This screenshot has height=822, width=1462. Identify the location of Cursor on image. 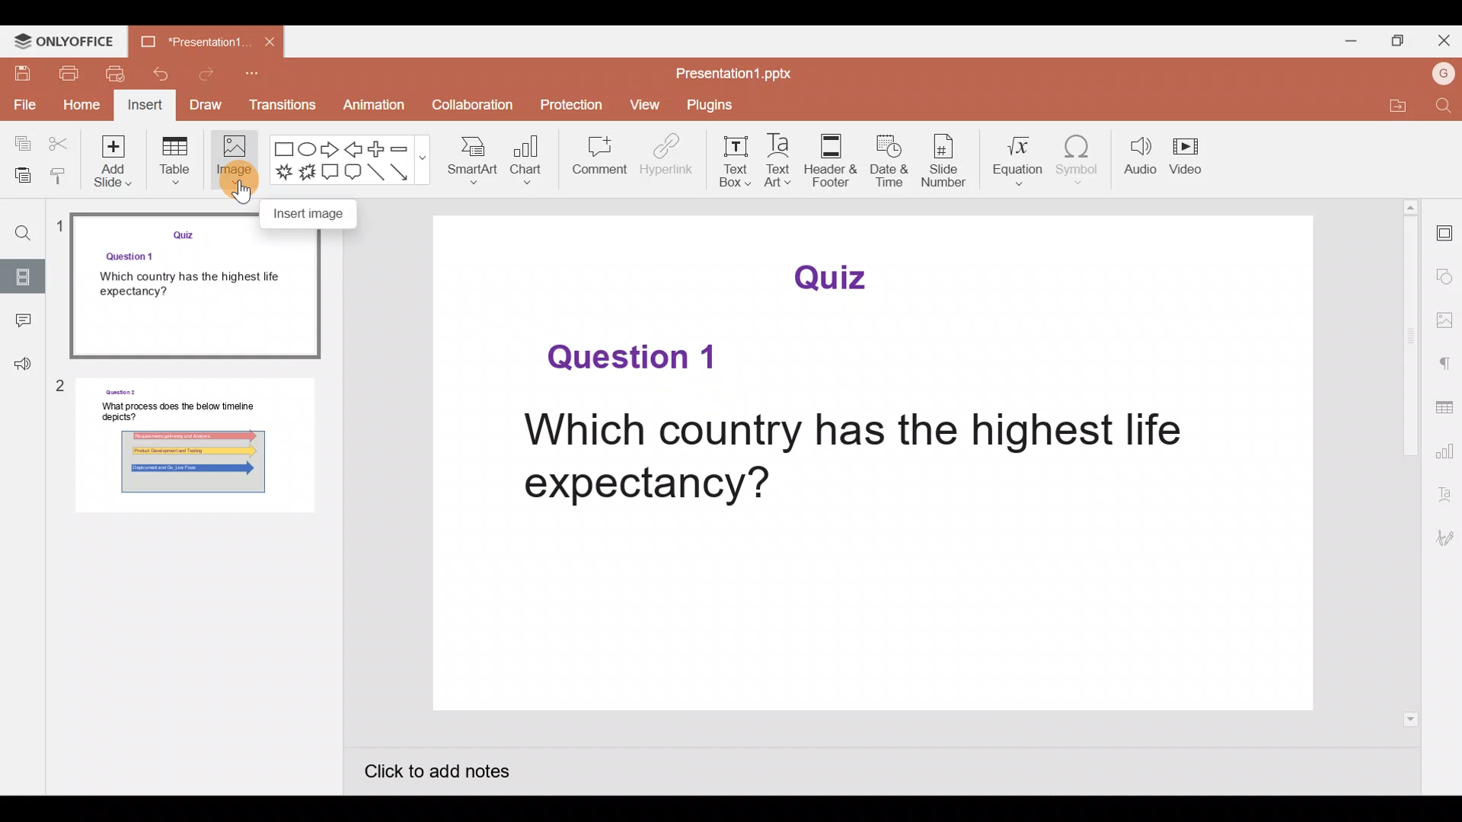
(233, 177).